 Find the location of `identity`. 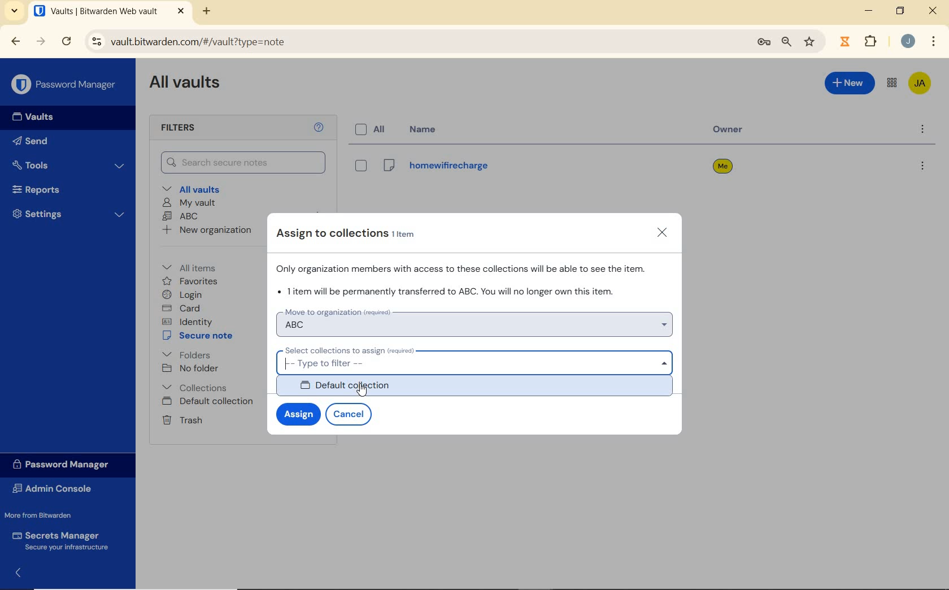

identity is located at coordinates (187, 321).